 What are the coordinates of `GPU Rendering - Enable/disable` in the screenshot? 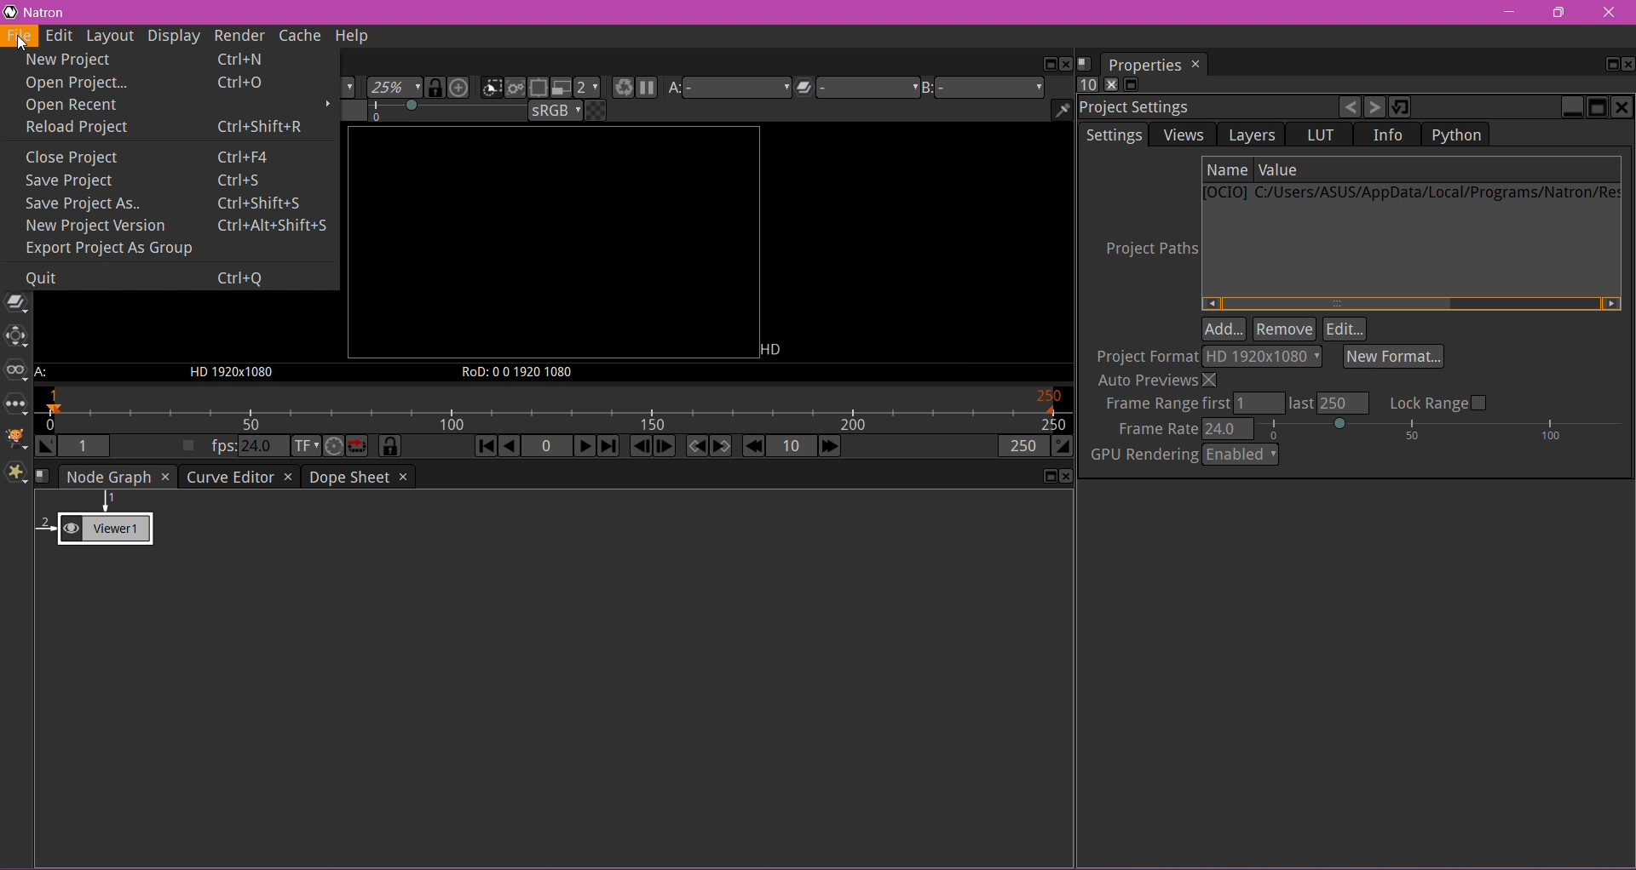 It's located at (1184, 456).